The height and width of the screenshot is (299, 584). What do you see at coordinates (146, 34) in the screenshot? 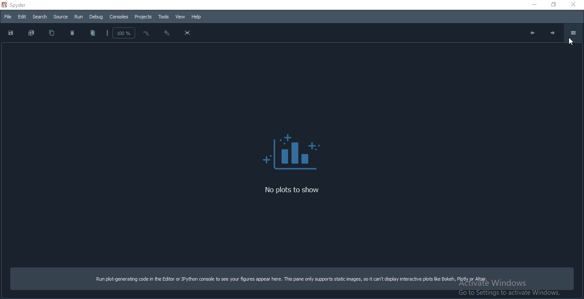
I see `Zoom in` at bounding box center [146, 34].